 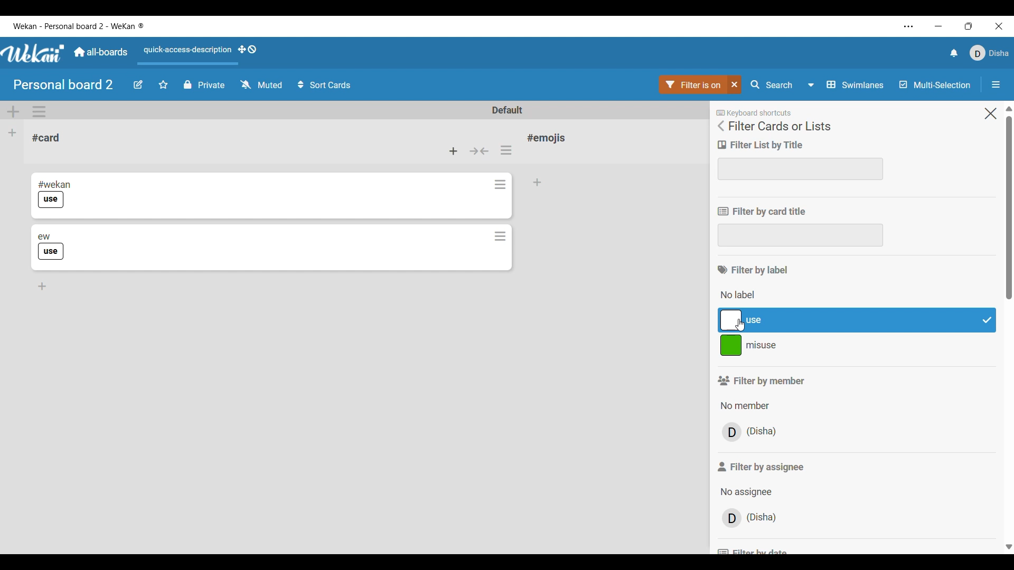 What do you see at coordinates (780, 126) in the screenshot?
I see `Panel title` at bounding box center [780, 126].